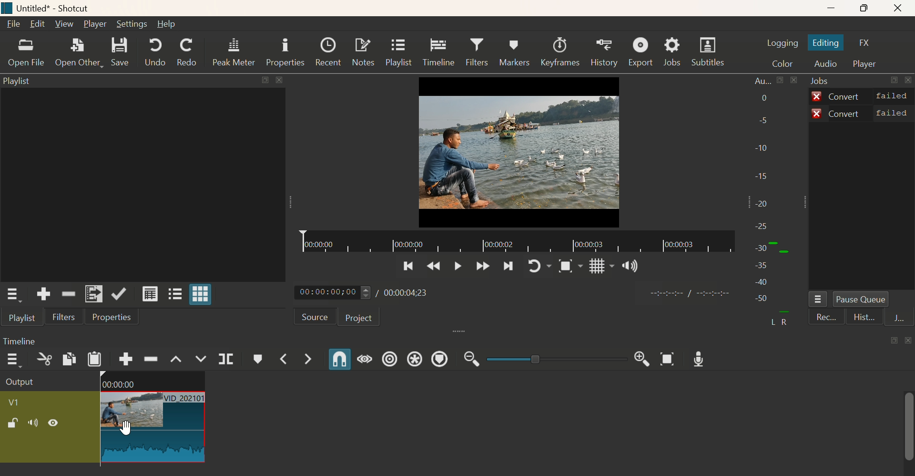 The image size is (915, 476). What do you see at coordinates (365, 360) in the screenshot?
I see `` at bounding box center [365, 360].